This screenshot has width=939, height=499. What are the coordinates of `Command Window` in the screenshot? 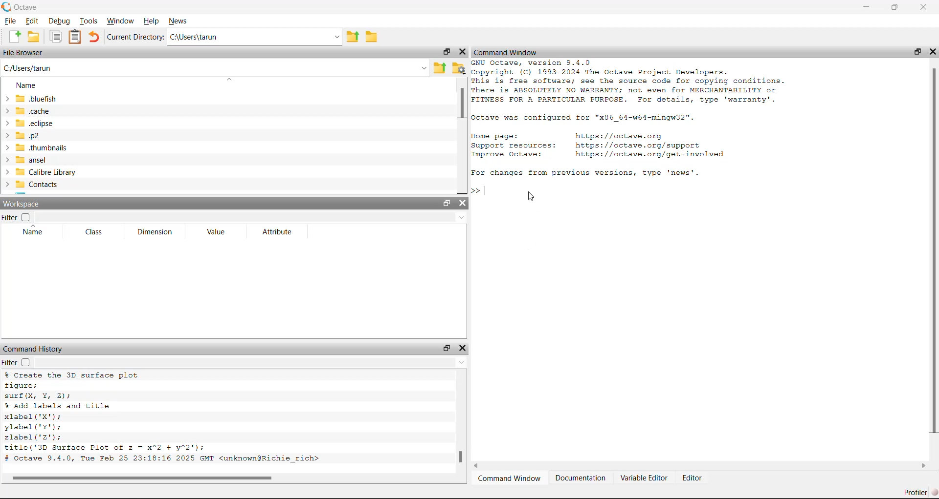 It's located at (509, 478).